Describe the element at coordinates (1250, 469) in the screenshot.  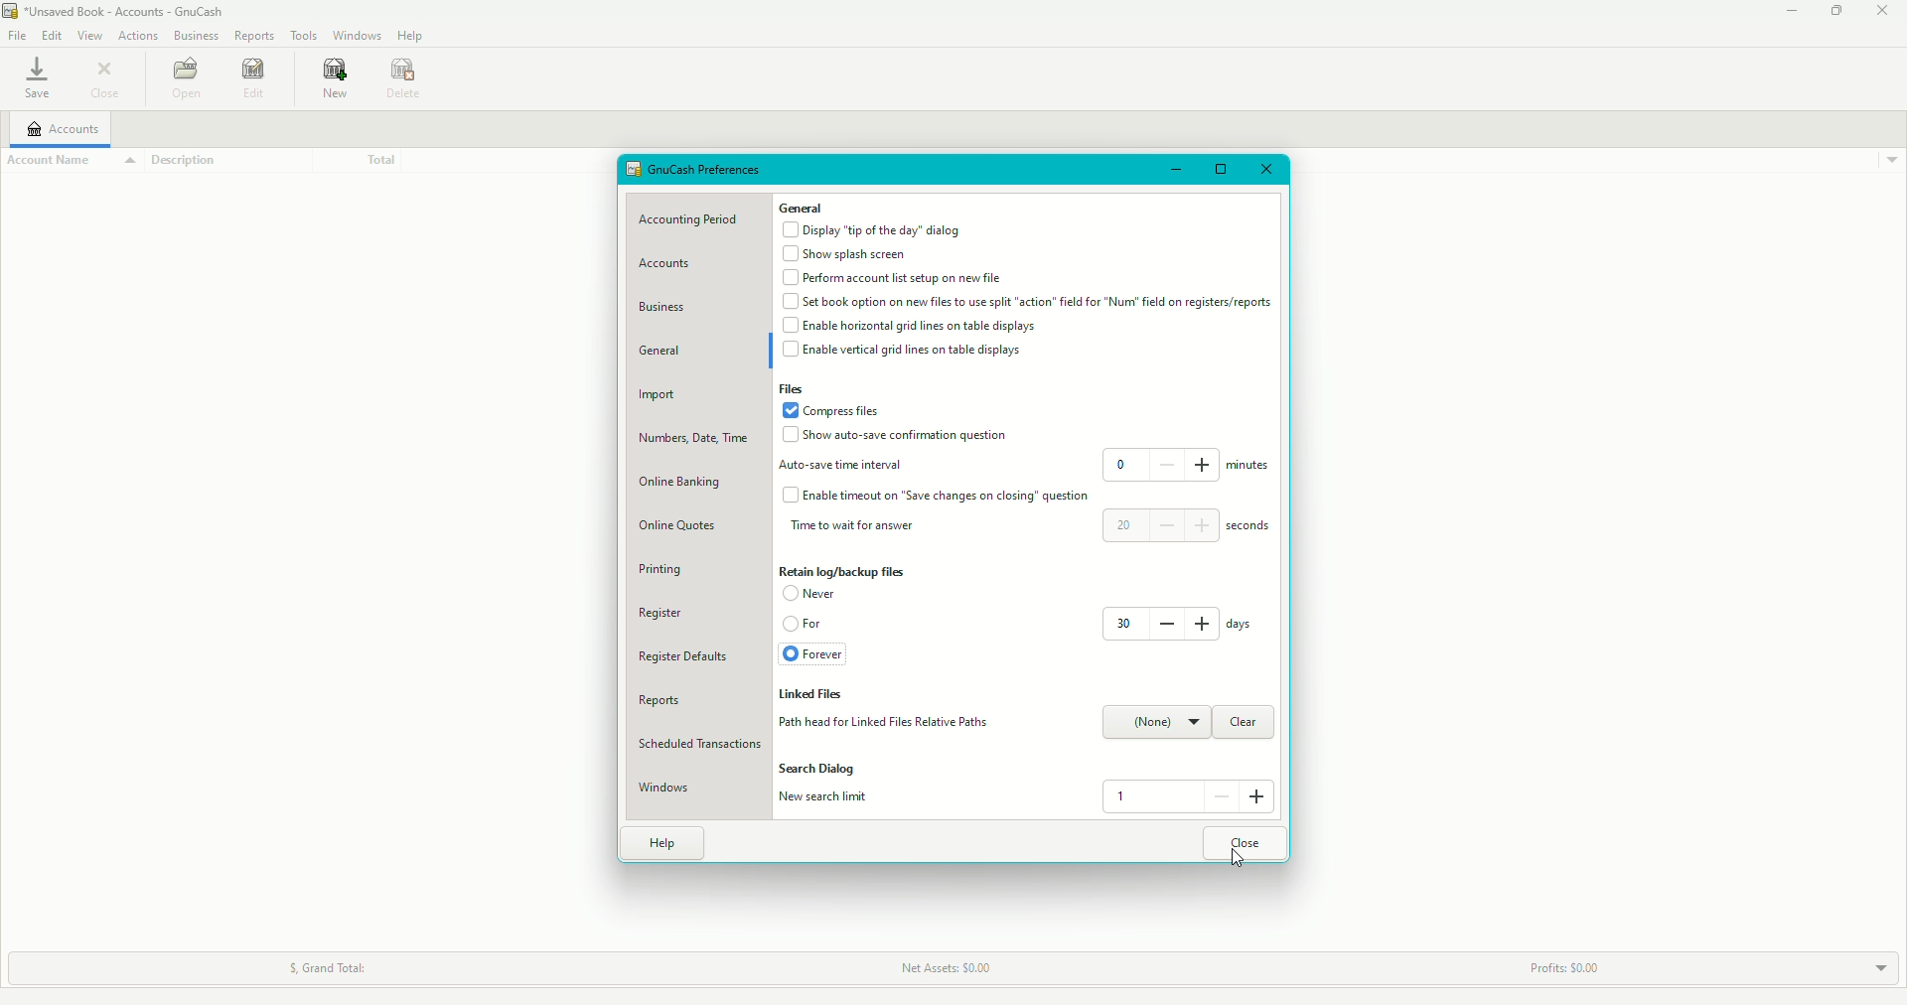
I see `minutes` at that location.